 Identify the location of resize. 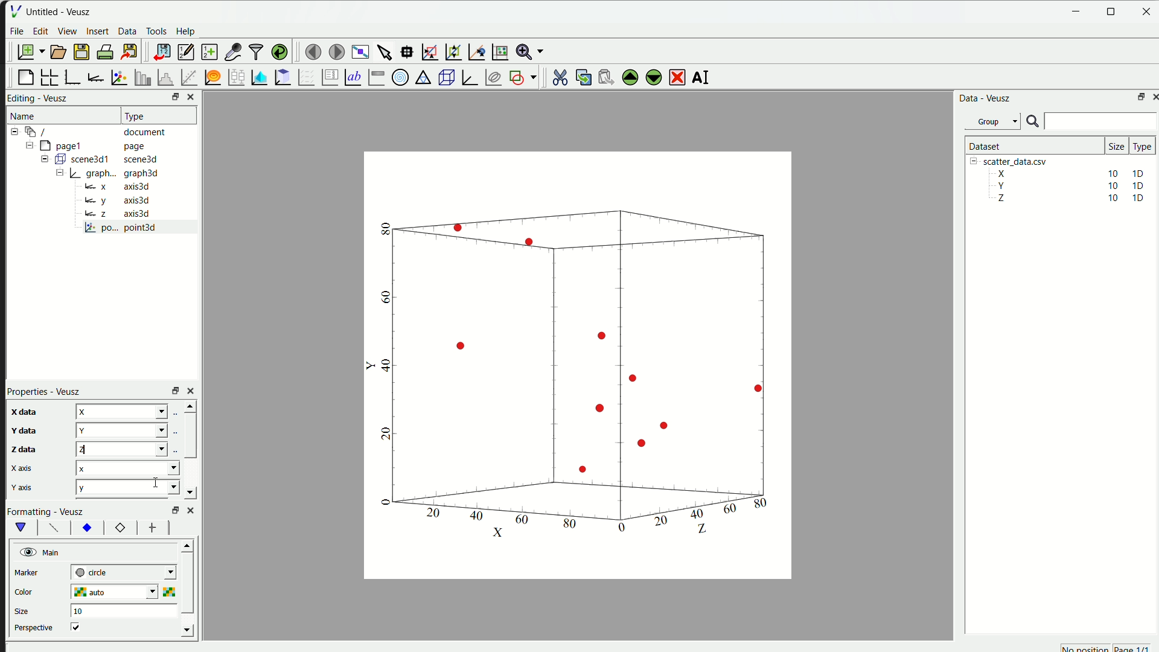
(1112, 11).